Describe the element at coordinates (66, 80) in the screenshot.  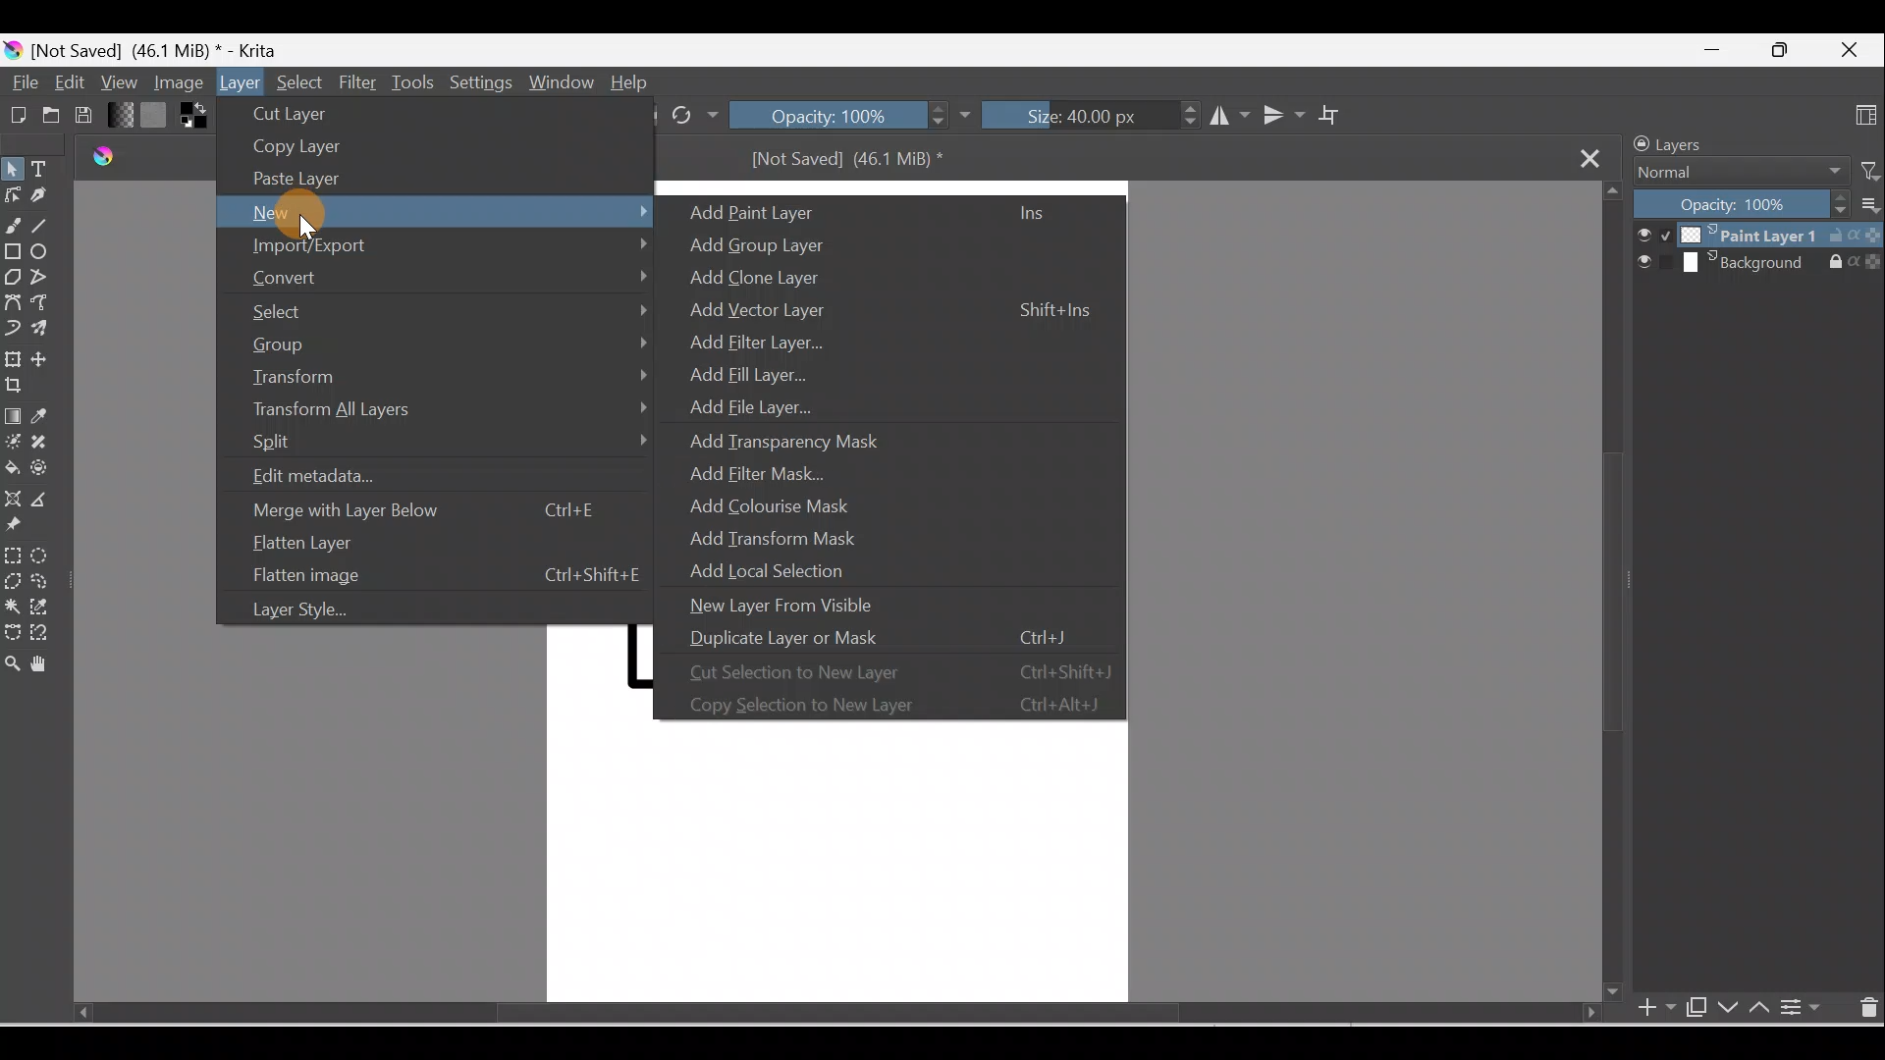
I see `Edit` at that location.